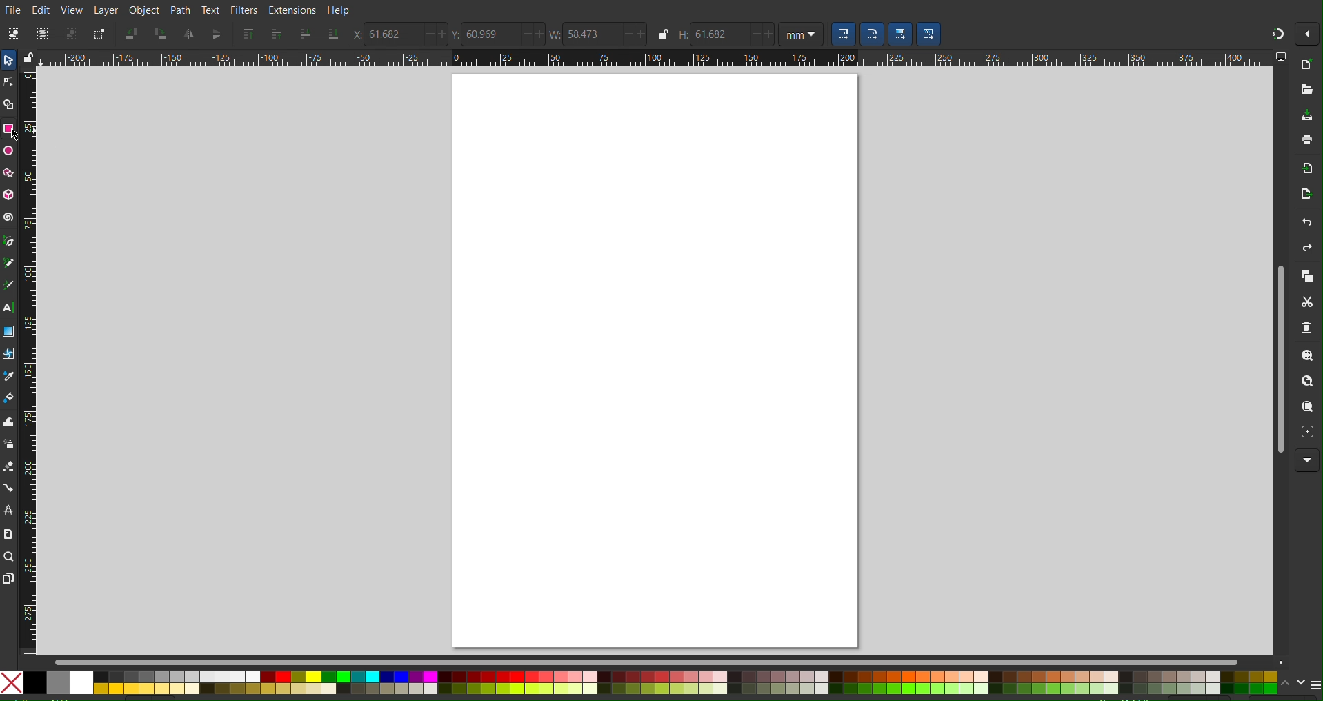  Describe the element at coordinates (1276, 32) in the screenshot. I see `Snapping` at that location.